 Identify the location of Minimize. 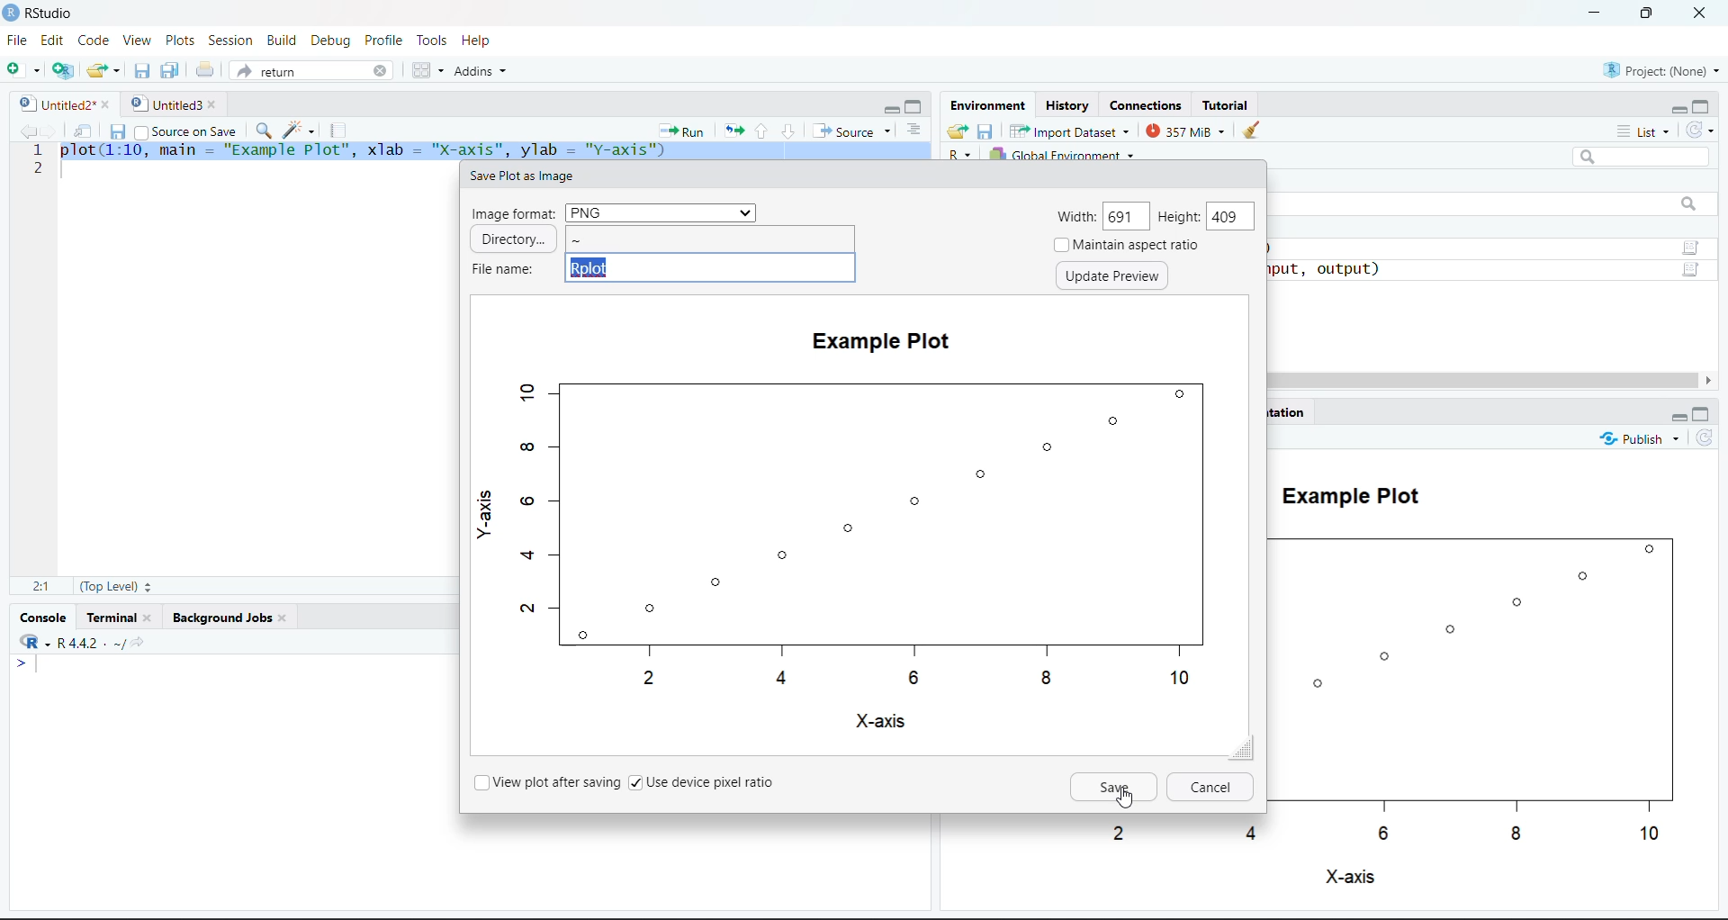
(891, 108).